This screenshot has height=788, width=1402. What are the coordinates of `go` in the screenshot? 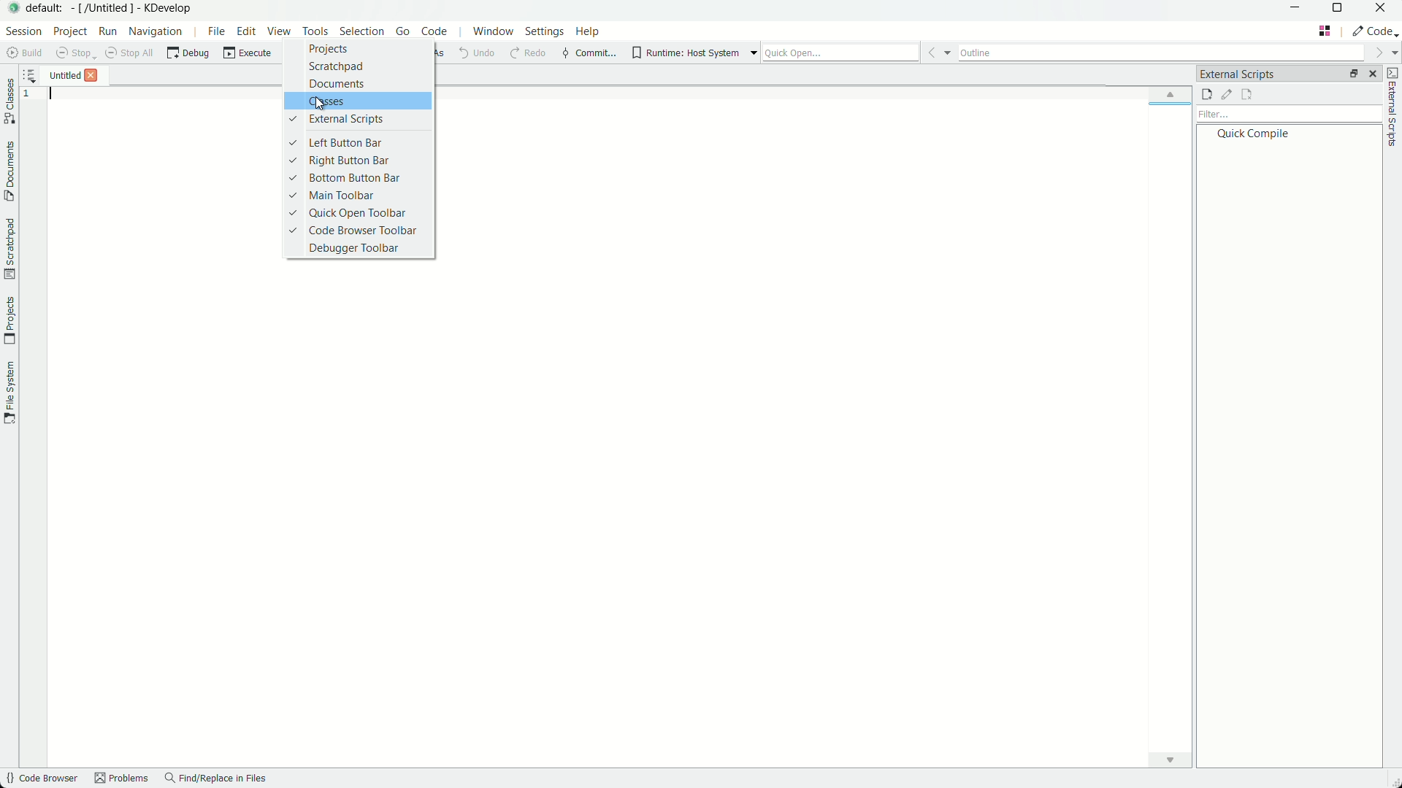 It's located at (402, 34).